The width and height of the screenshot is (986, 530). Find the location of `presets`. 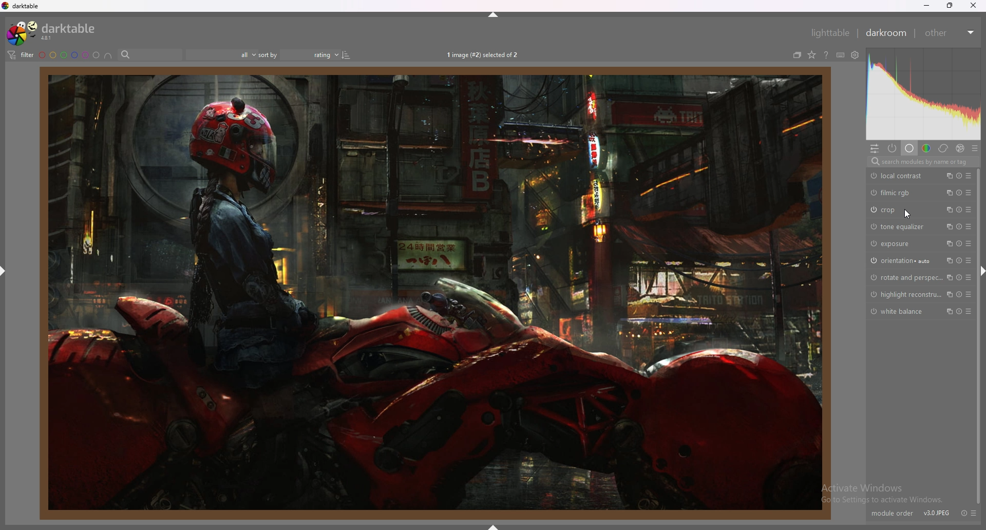

presets is located at coordinates (969, 176).